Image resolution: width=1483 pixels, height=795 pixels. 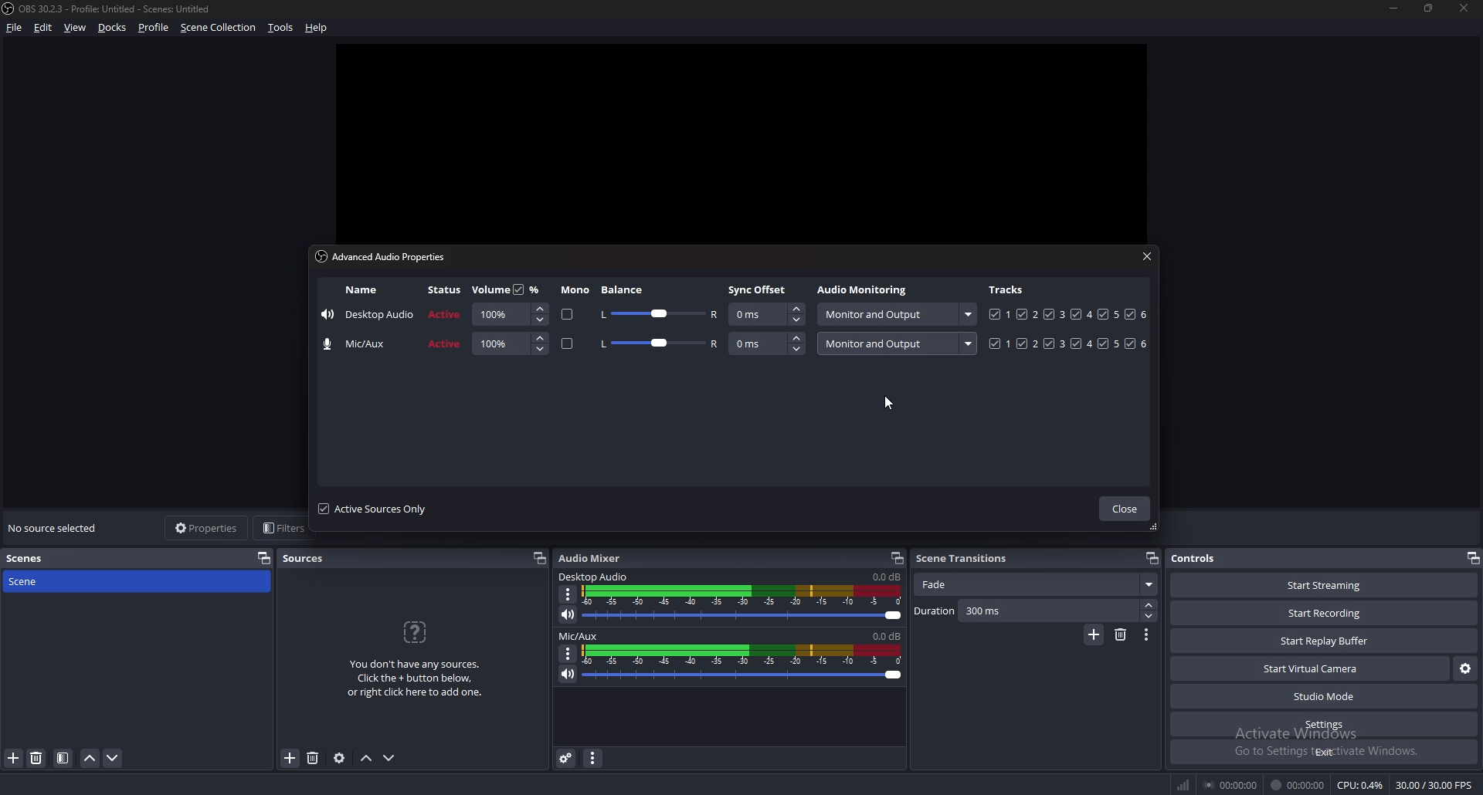 I want to click on pop out, so click(x=1473, y=559).